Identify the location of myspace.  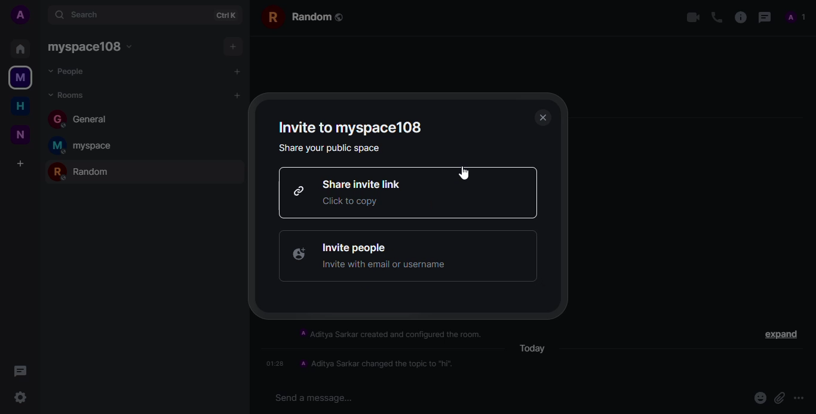
(88, 146).